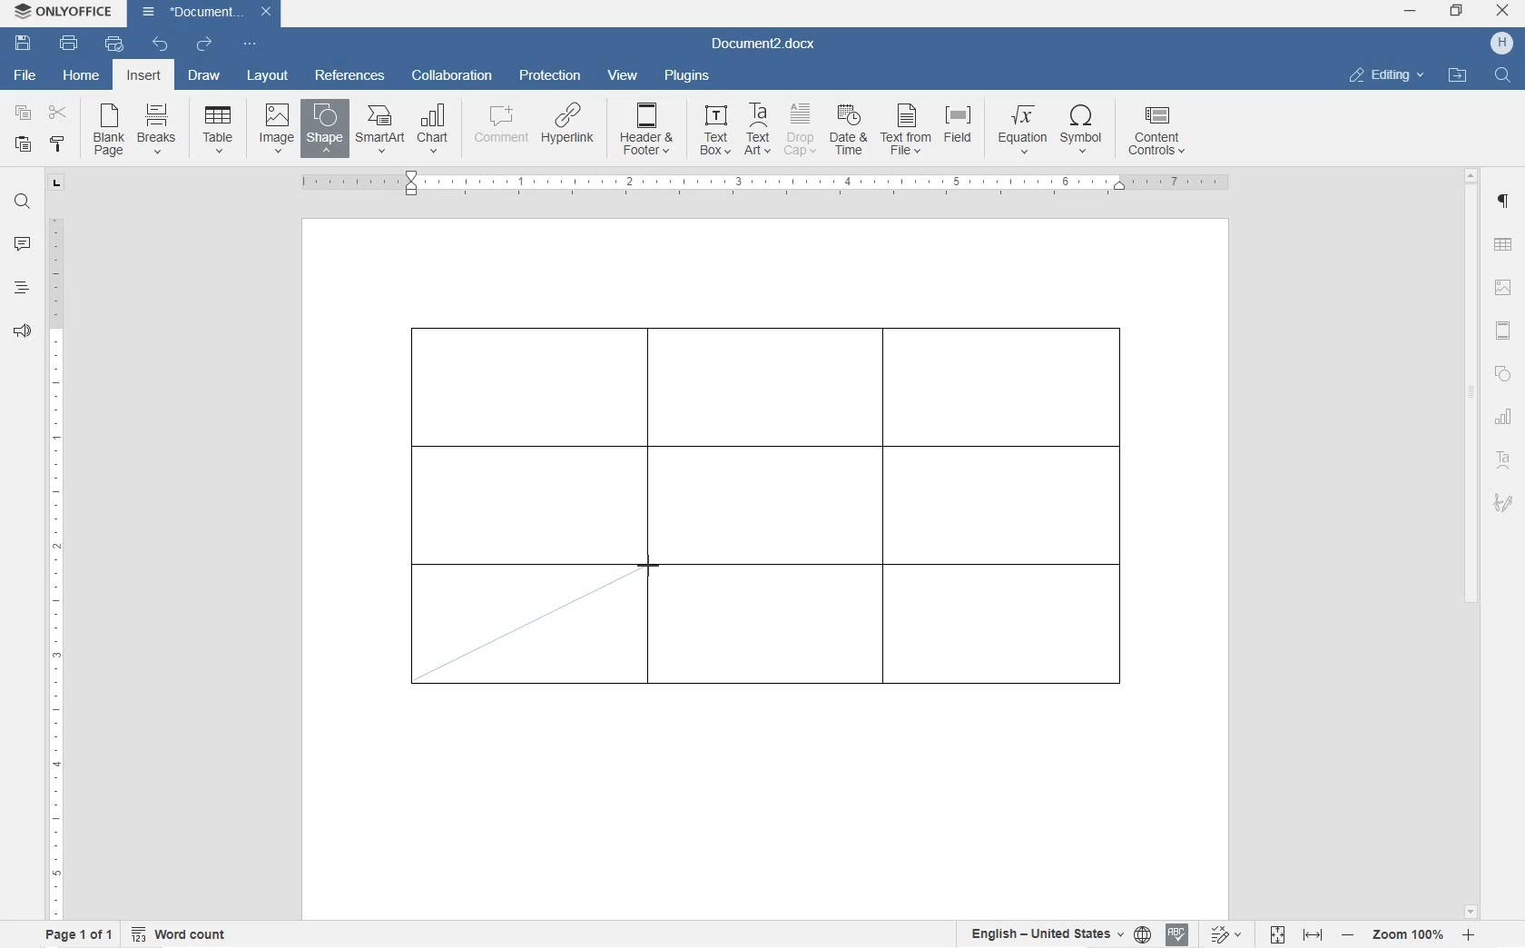  What do you see at coordinates (526, 623) in the screenshot?
I see `drawing diagonal line border` at bounding box center [526, 623].